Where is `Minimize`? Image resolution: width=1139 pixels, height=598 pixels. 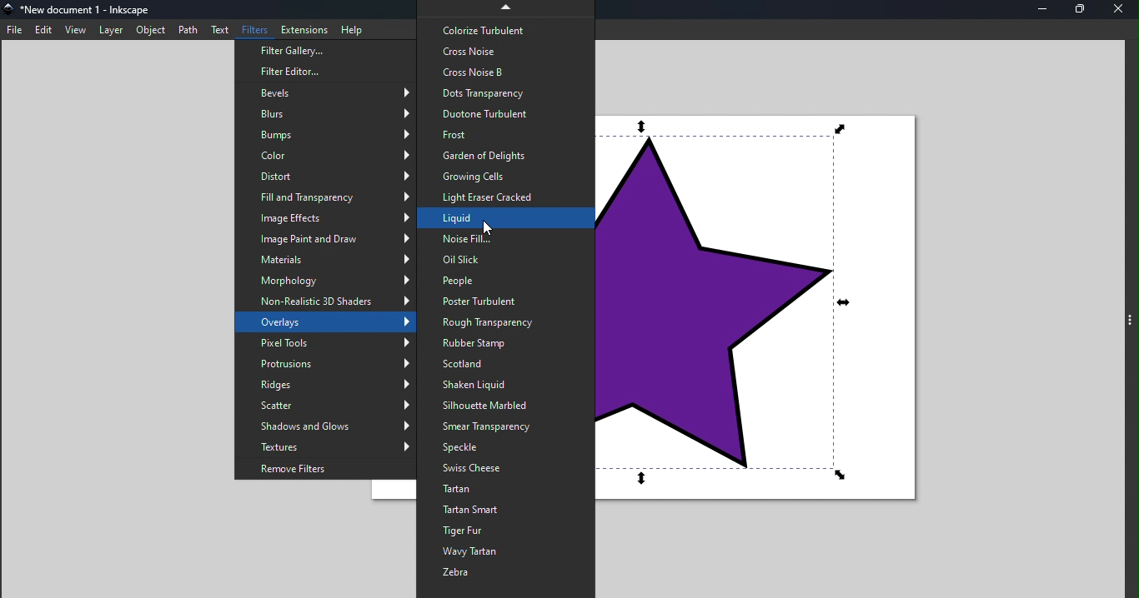 Minimize is located at coordinates (1048, 11).